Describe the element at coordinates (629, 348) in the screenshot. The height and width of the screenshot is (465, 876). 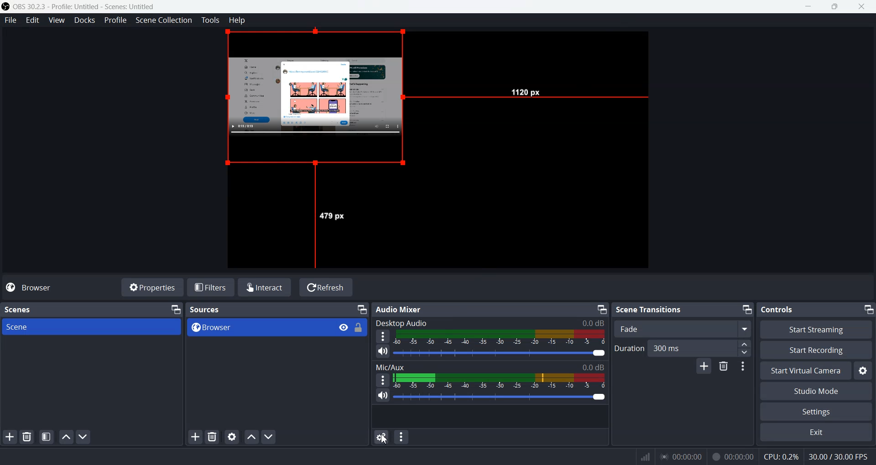
I see `Duration` at that location.